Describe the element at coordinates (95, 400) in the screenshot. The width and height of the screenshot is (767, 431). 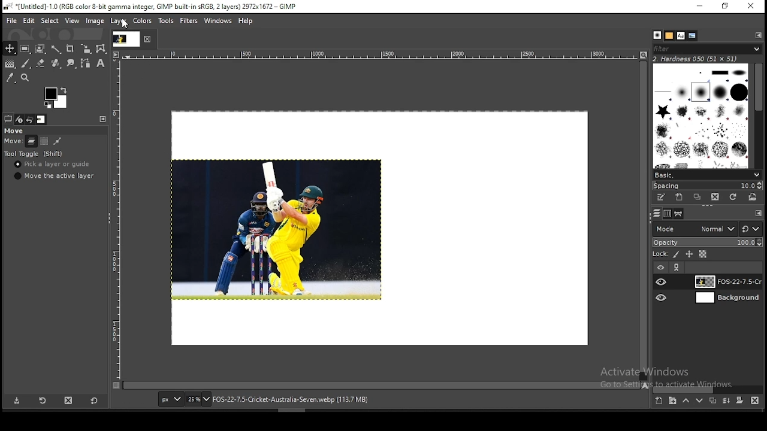
I see `restore to defaults` at that location.